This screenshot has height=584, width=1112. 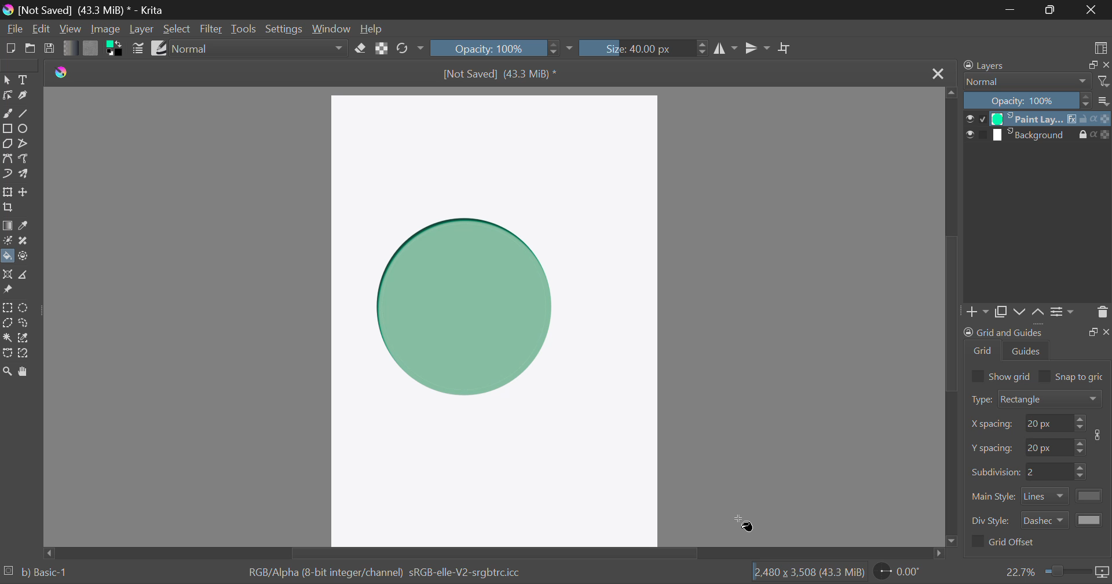 What do you see at coordinates (1029, 119) in the screenshot?
I see `Cursor on Layer` at bounding box center [1029, 119].